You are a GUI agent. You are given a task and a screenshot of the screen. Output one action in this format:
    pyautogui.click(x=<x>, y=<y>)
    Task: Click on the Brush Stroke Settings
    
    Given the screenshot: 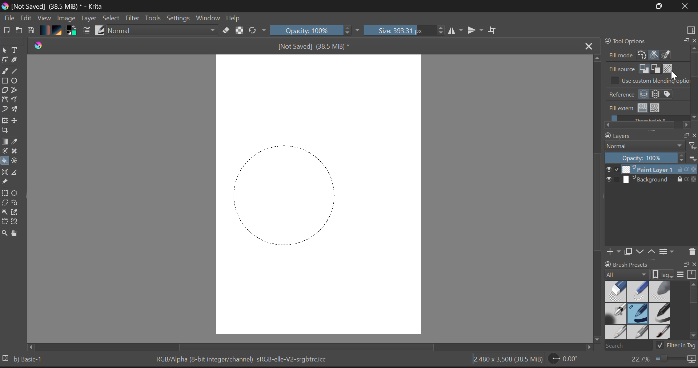 What is the action you would take?
    pyautogui.click(x=86, y=30)
    